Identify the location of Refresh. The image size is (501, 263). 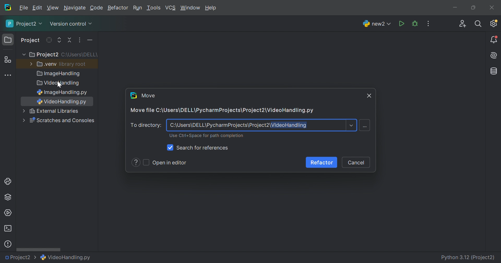
(49, 40).